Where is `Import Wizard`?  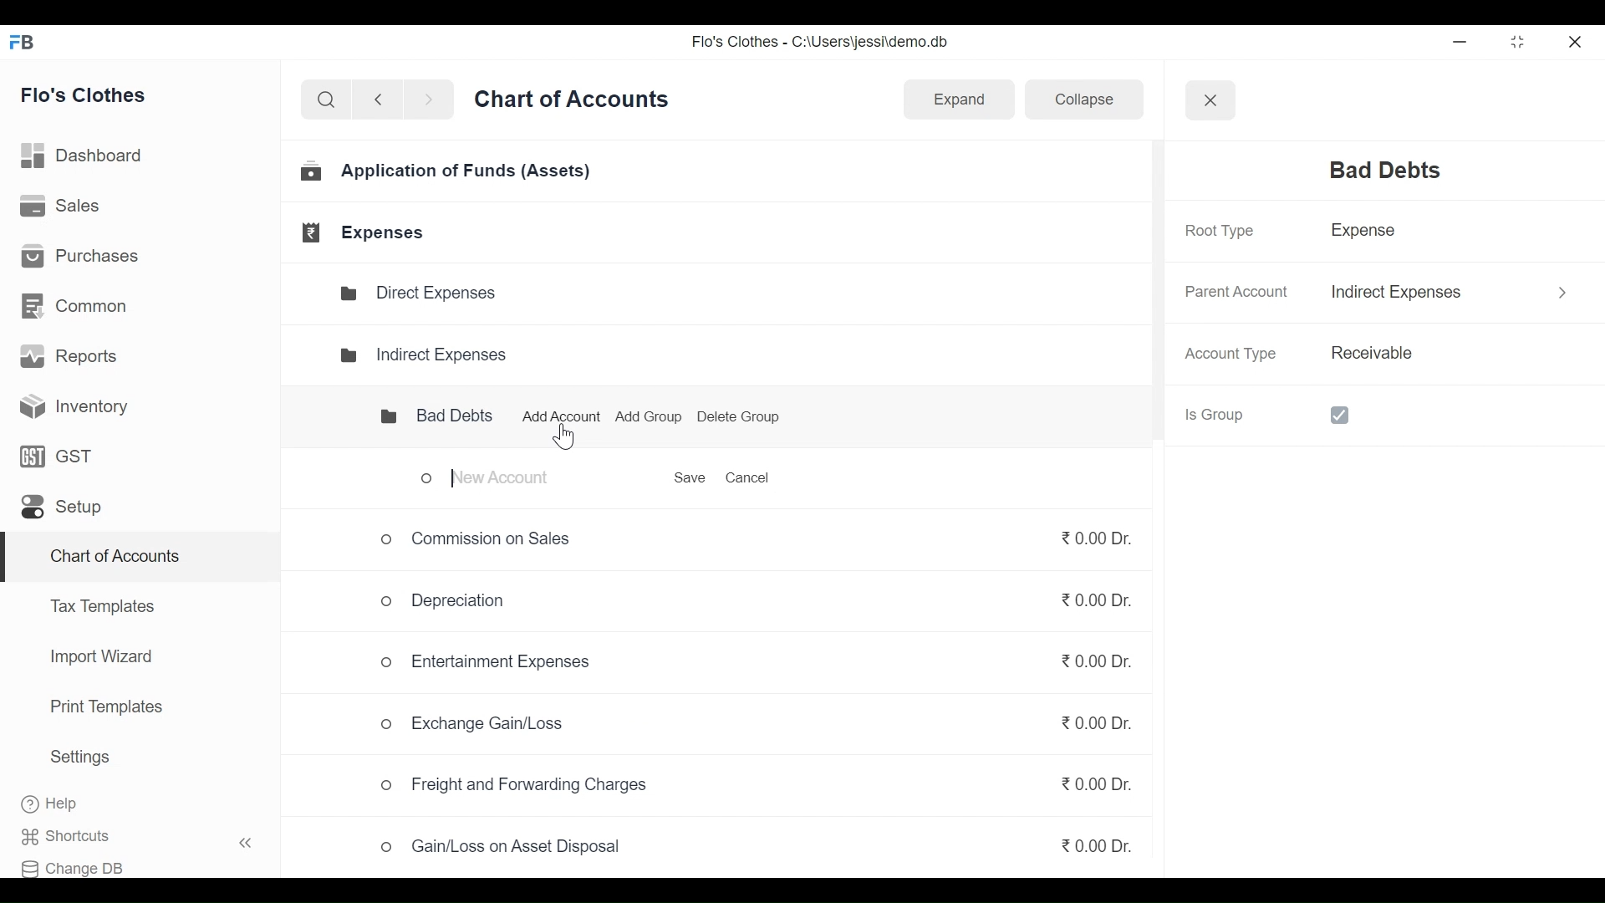 Import Wizard is located at coordinates (96, 659).